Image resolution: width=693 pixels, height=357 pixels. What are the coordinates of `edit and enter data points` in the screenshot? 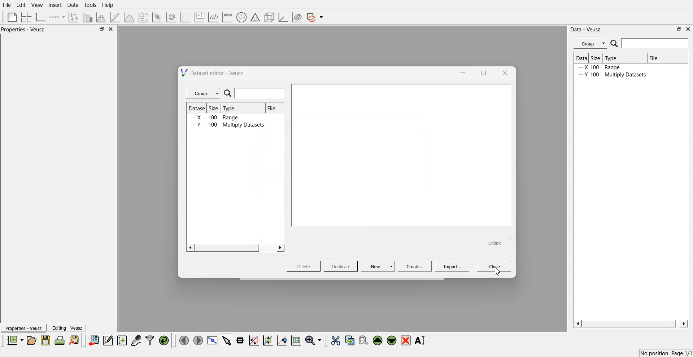 It's located at (108, 341).